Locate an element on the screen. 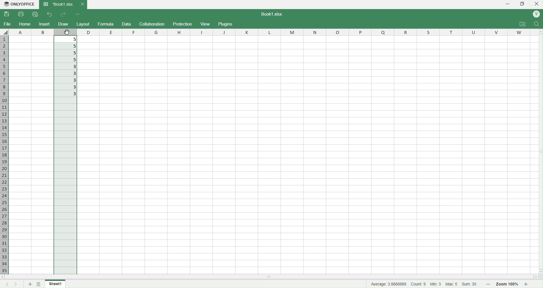  Close is located at coordinates (537, 4).